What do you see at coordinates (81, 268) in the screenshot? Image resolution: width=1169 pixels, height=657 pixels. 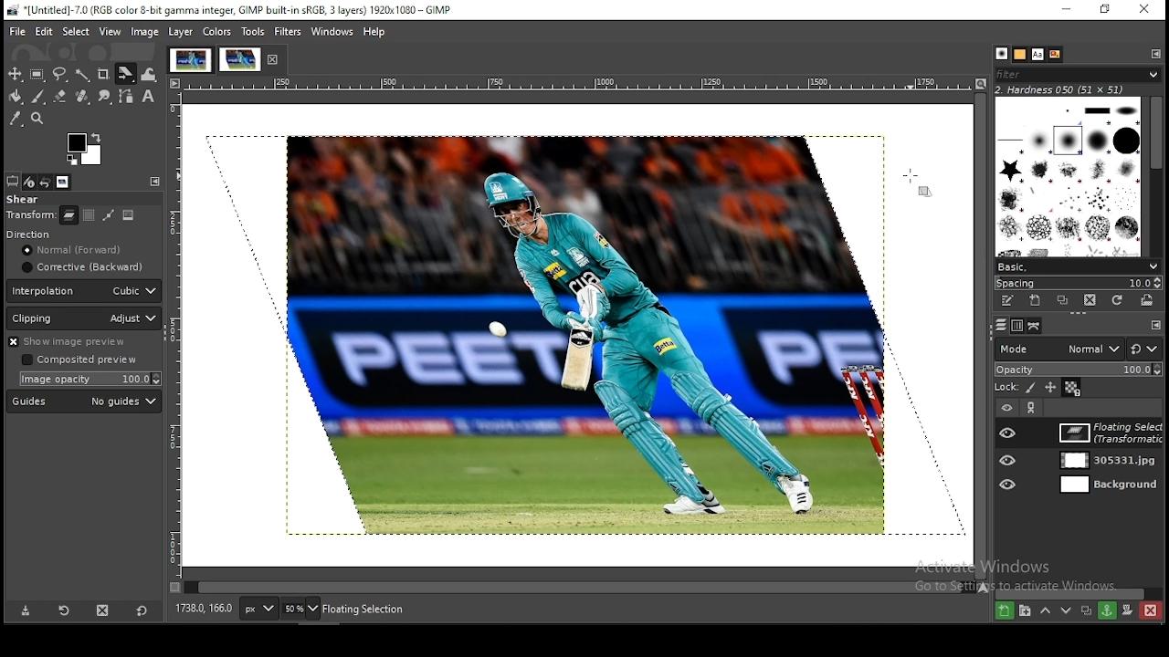 I see `corrective (backward)` at bounding box center [81, 268].